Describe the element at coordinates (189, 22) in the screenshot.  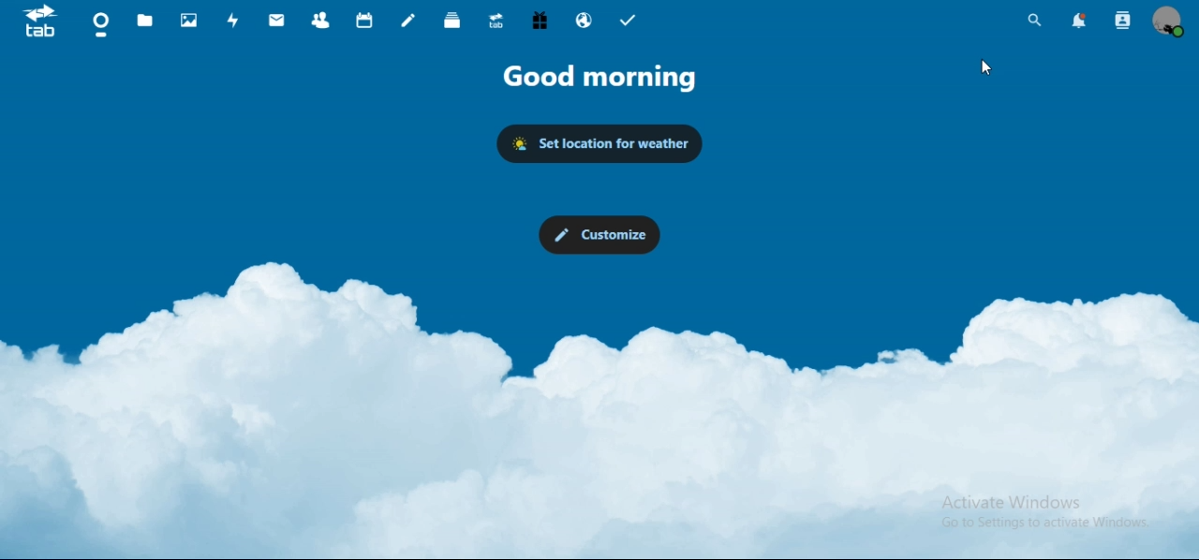
I see `photos` at that location.